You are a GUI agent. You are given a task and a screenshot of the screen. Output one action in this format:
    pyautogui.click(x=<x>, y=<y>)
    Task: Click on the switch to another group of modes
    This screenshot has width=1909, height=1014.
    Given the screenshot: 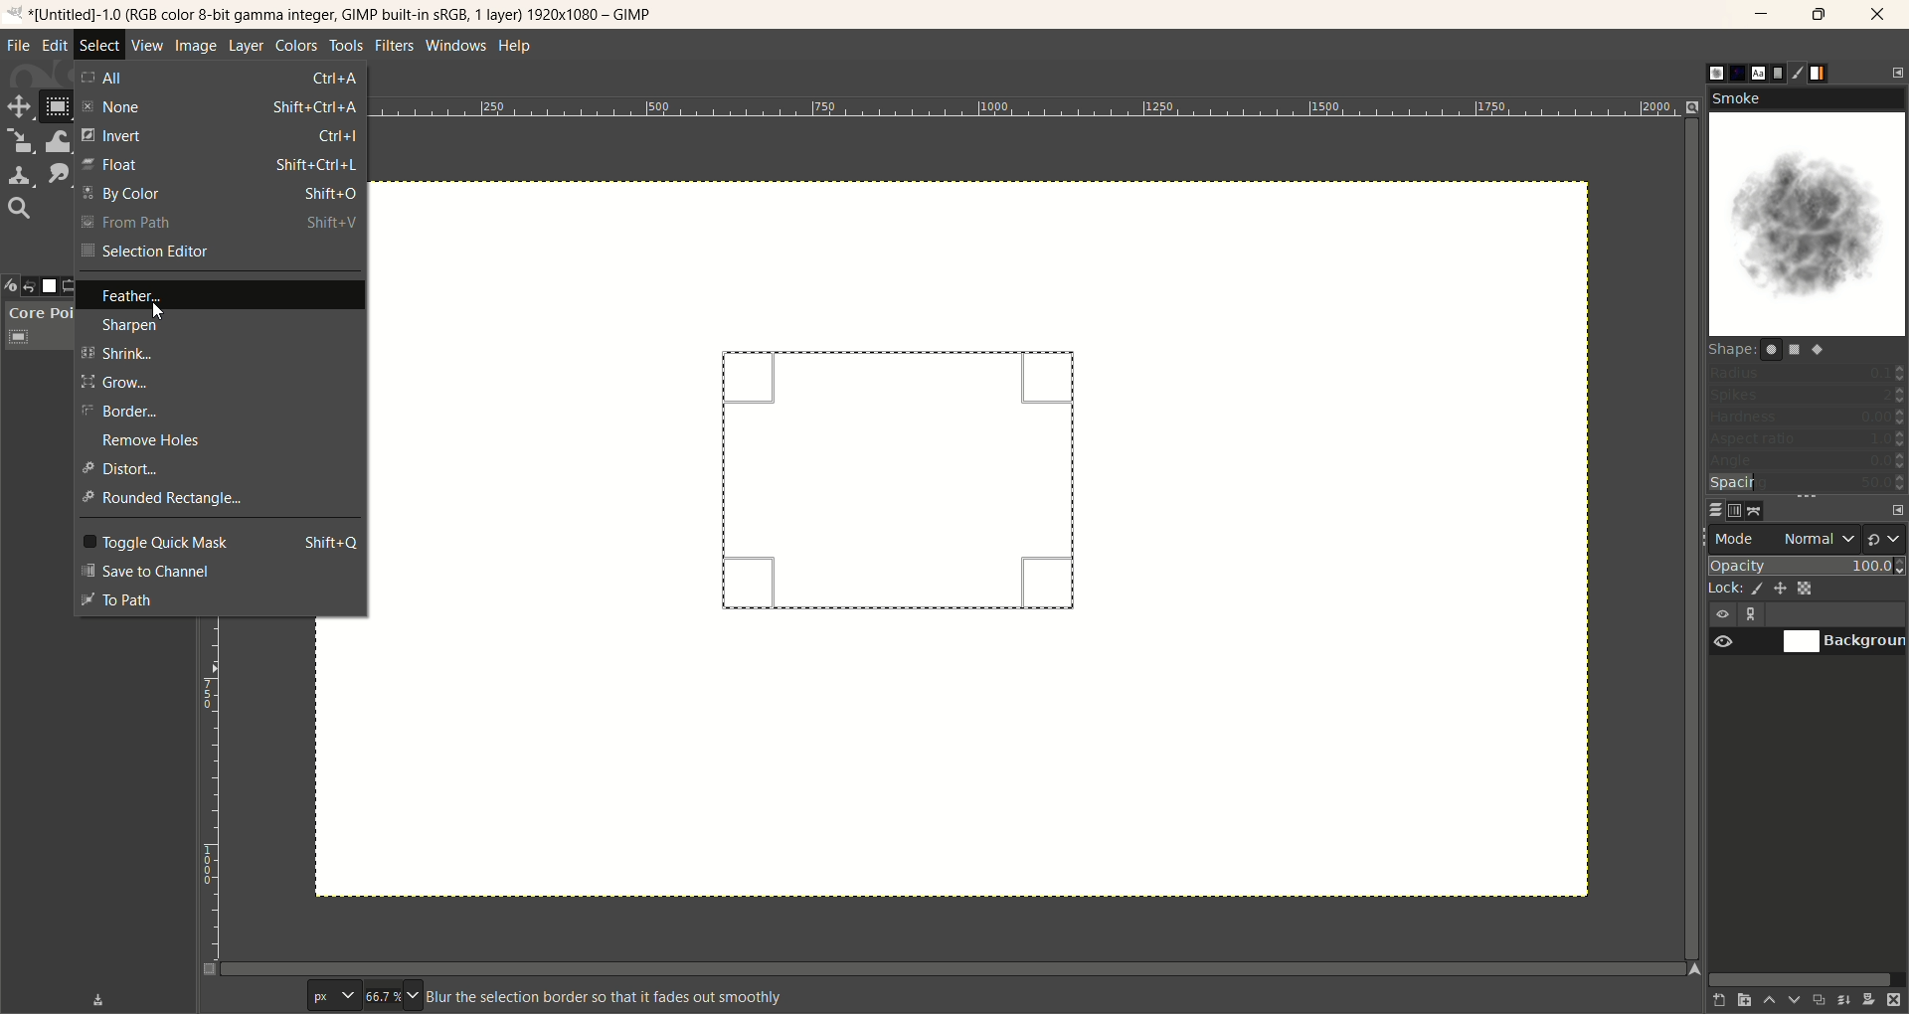 What is the action you would take?
    pyautogui.click(x=1884, y=538)
    